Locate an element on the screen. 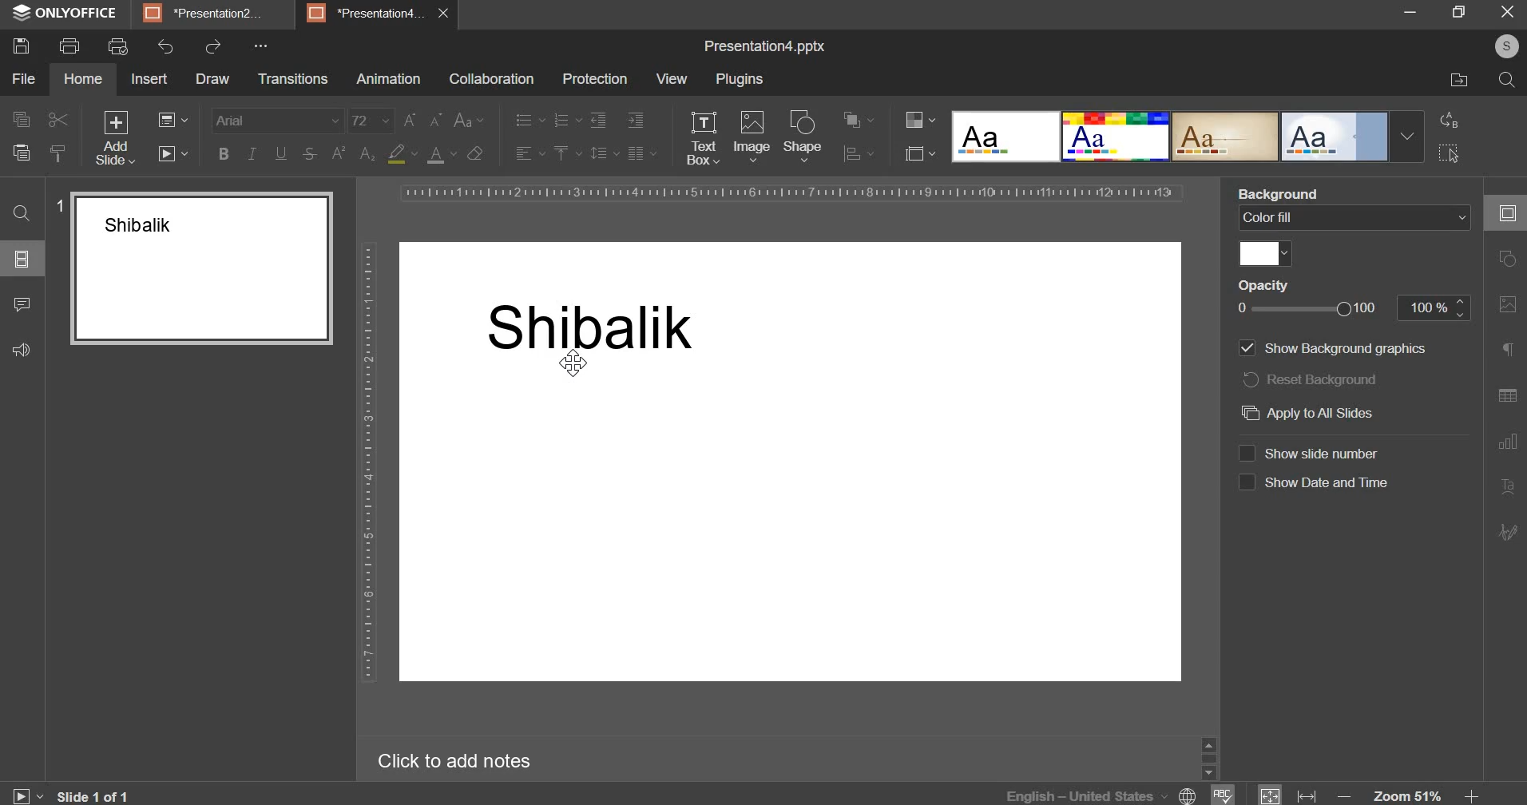 Image resolution: width=1527 pixels, height=805 pixels.  is located at coordinates (1505, 536).